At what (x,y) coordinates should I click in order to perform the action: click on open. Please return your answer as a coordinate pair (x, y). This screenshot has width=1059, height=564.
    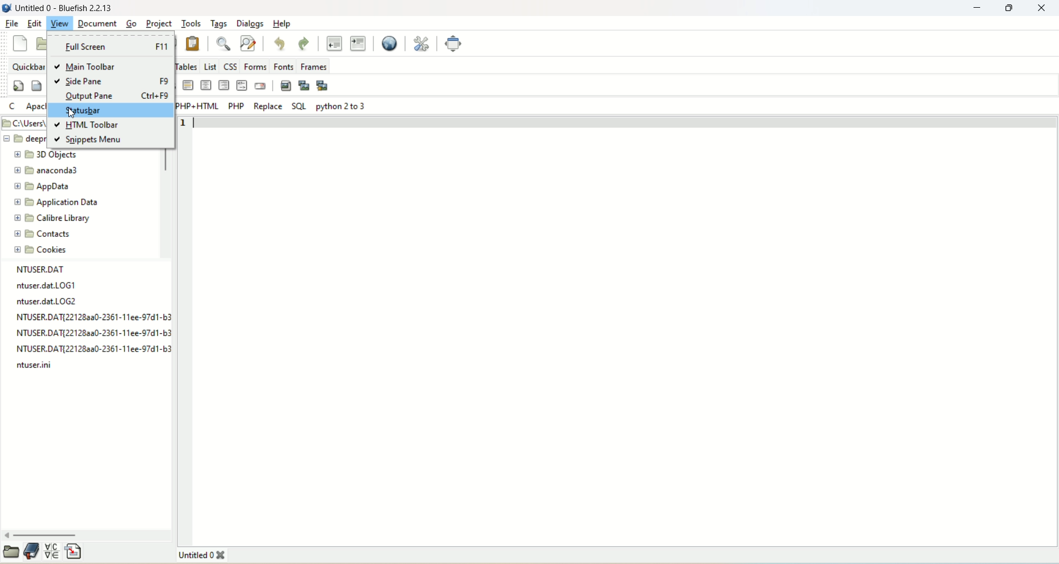
    Looking at the image, I should click on (11, 553).